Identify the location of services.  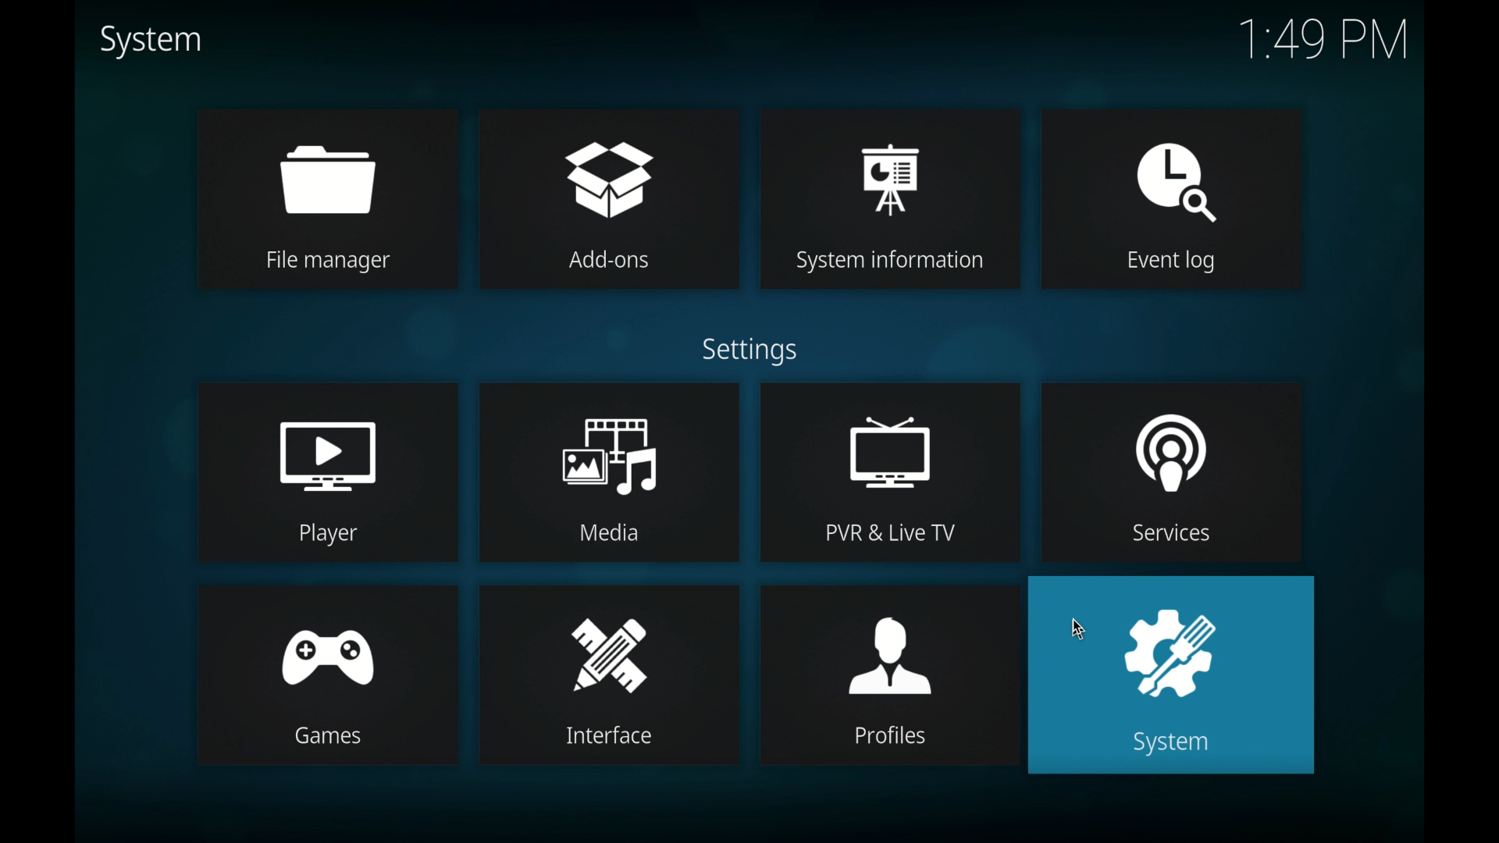
(1172, 472).